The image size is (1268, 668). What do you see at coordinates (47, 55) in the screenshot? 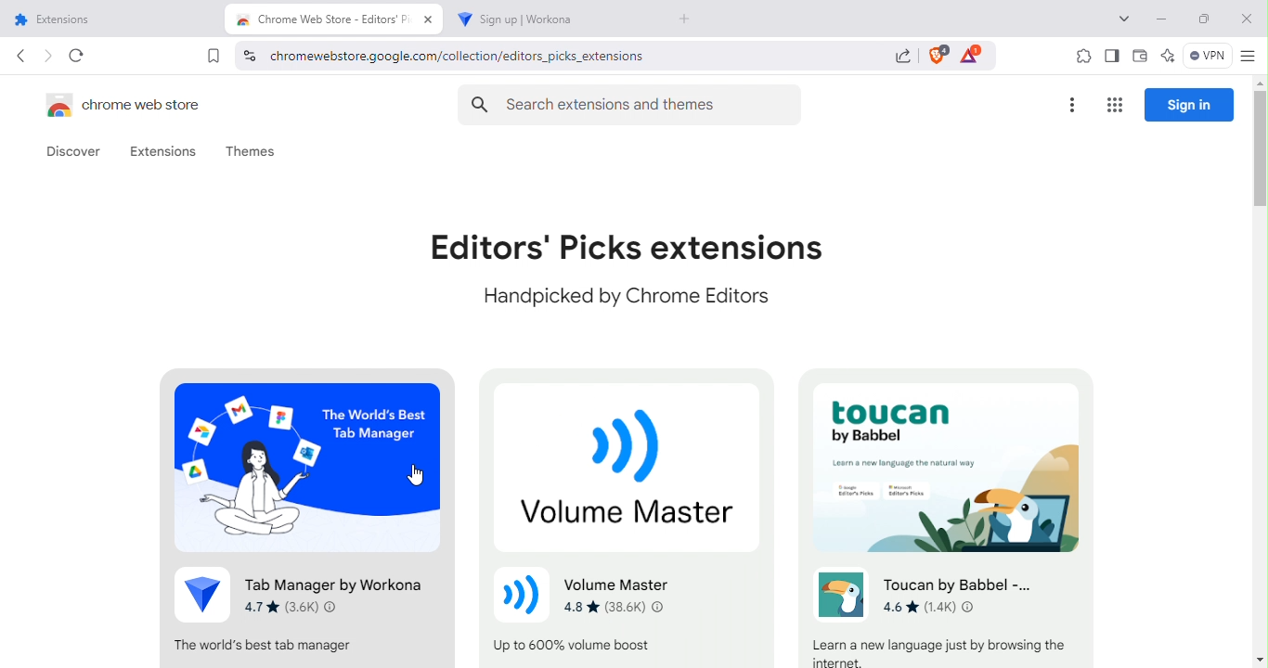
I see `Click to go forward` at bounding box center [47, 55].